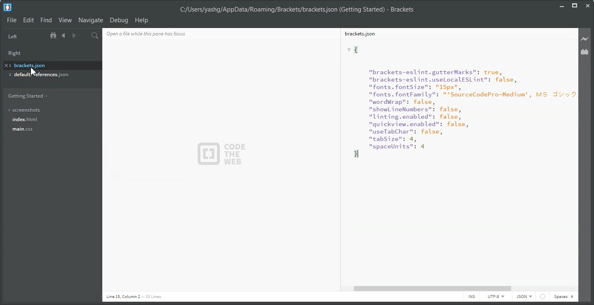 This screenshot has width=594, height=305. I want to click on View, so click(65, 20).